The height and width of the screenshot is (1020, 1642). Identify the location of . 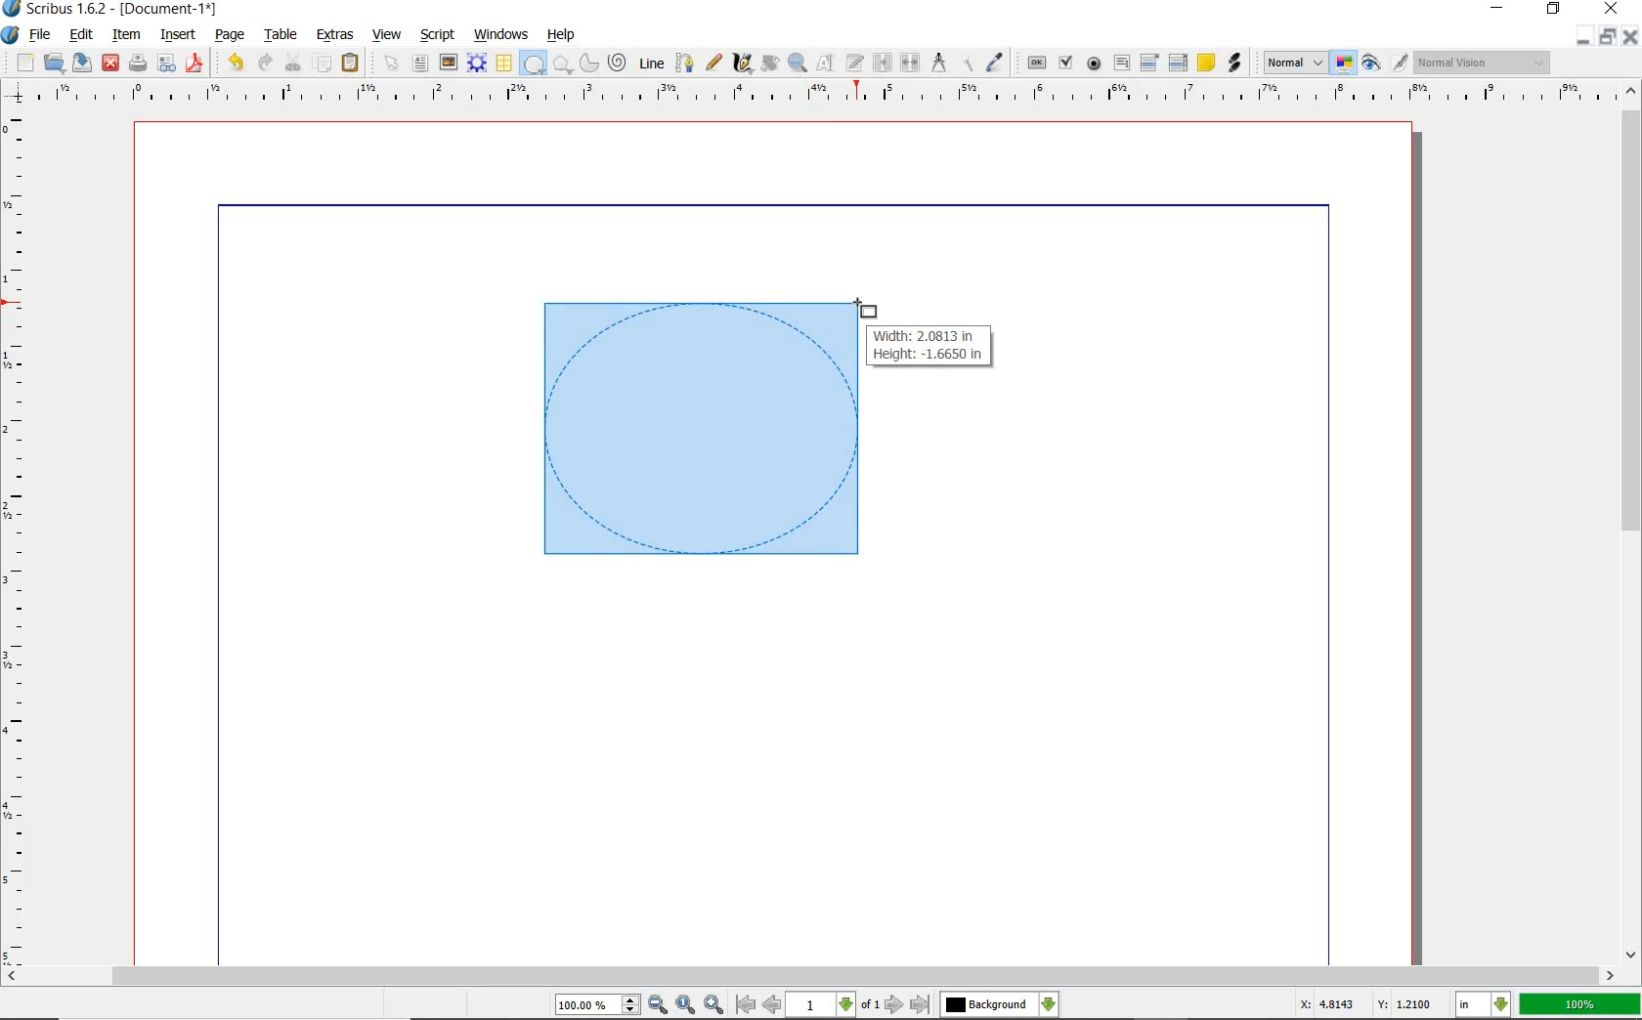
(987, 1004).